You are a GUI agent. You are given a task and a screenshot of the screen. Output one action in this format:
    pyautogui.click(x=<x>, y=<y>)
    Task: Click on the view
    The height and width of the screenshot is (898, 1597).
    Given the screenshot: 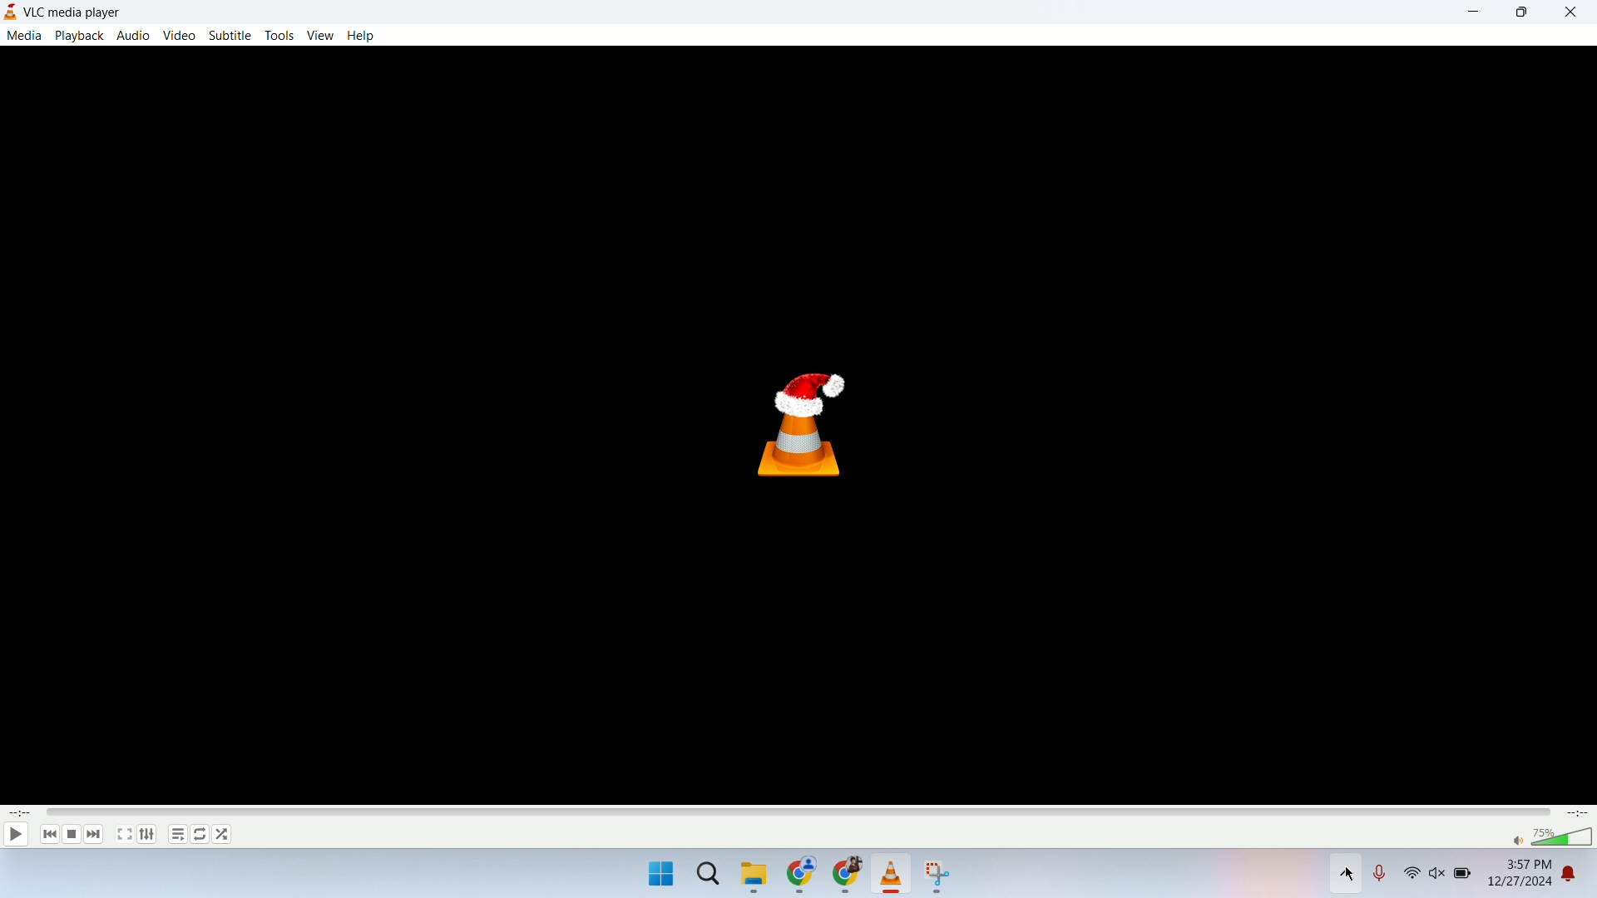 What is the action you would take?
    pyautogui.click(x=322, y=36)
    